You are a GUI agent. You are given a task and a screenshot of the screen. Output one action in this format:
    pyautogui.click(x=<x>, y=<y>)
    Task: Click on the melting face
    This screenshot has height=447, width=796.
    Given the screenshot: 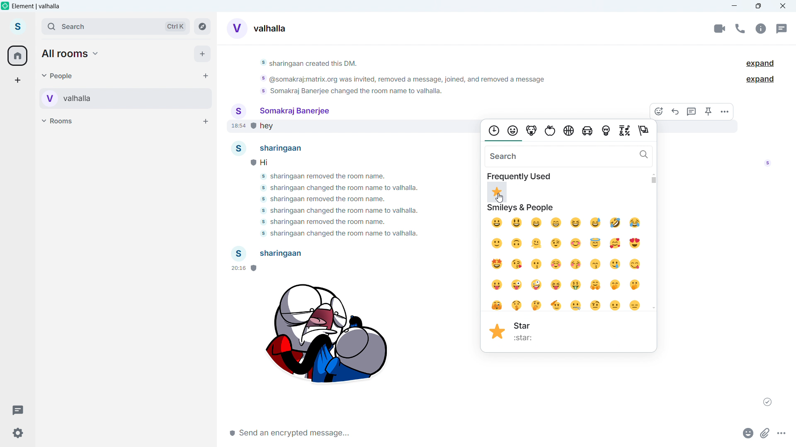 What is the action you would take?
    pyautogui.click(x=537, y=244)
    